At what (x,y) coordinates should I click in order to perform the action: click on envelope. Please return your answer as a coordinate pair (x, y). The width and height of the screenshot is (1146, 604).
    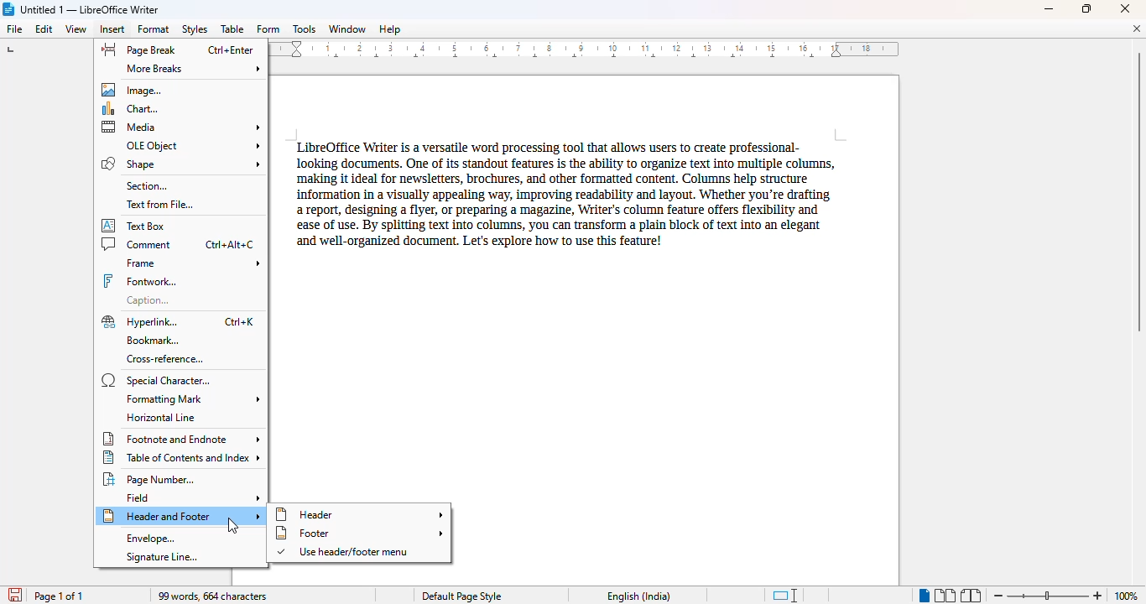
    Looking at the image, I should click on (150, 539).